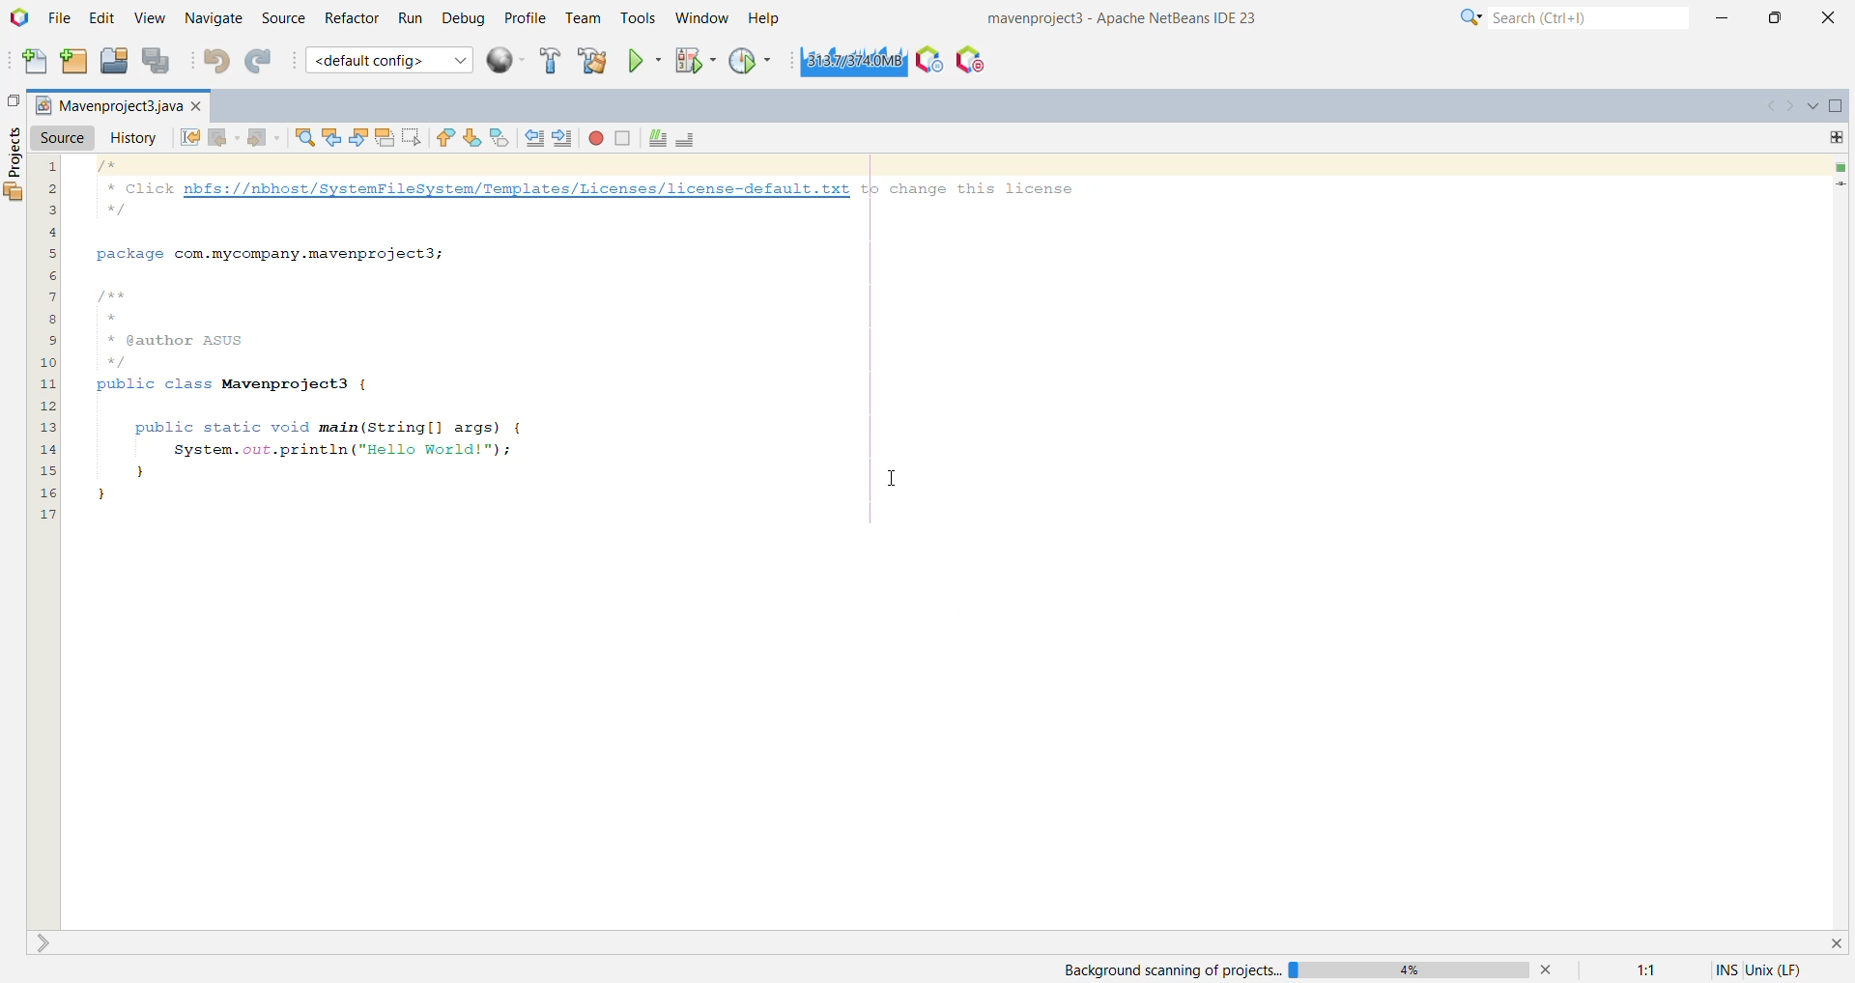  Describe the element at coordinates (446, 137) in the screenshot. I see `Previous Bookmark` at that location.